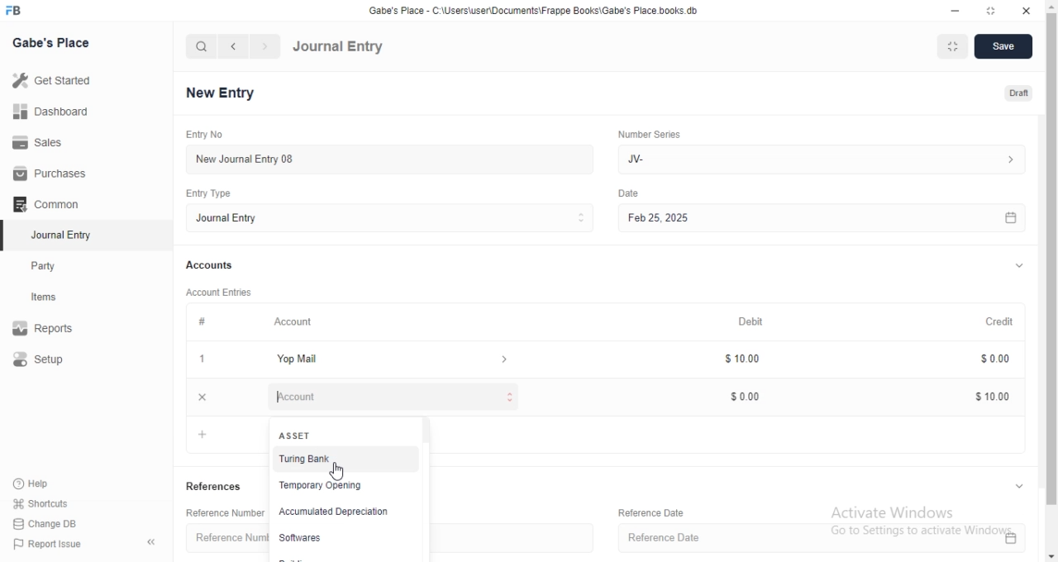  I want to click on ASSET, so click(298, 436).